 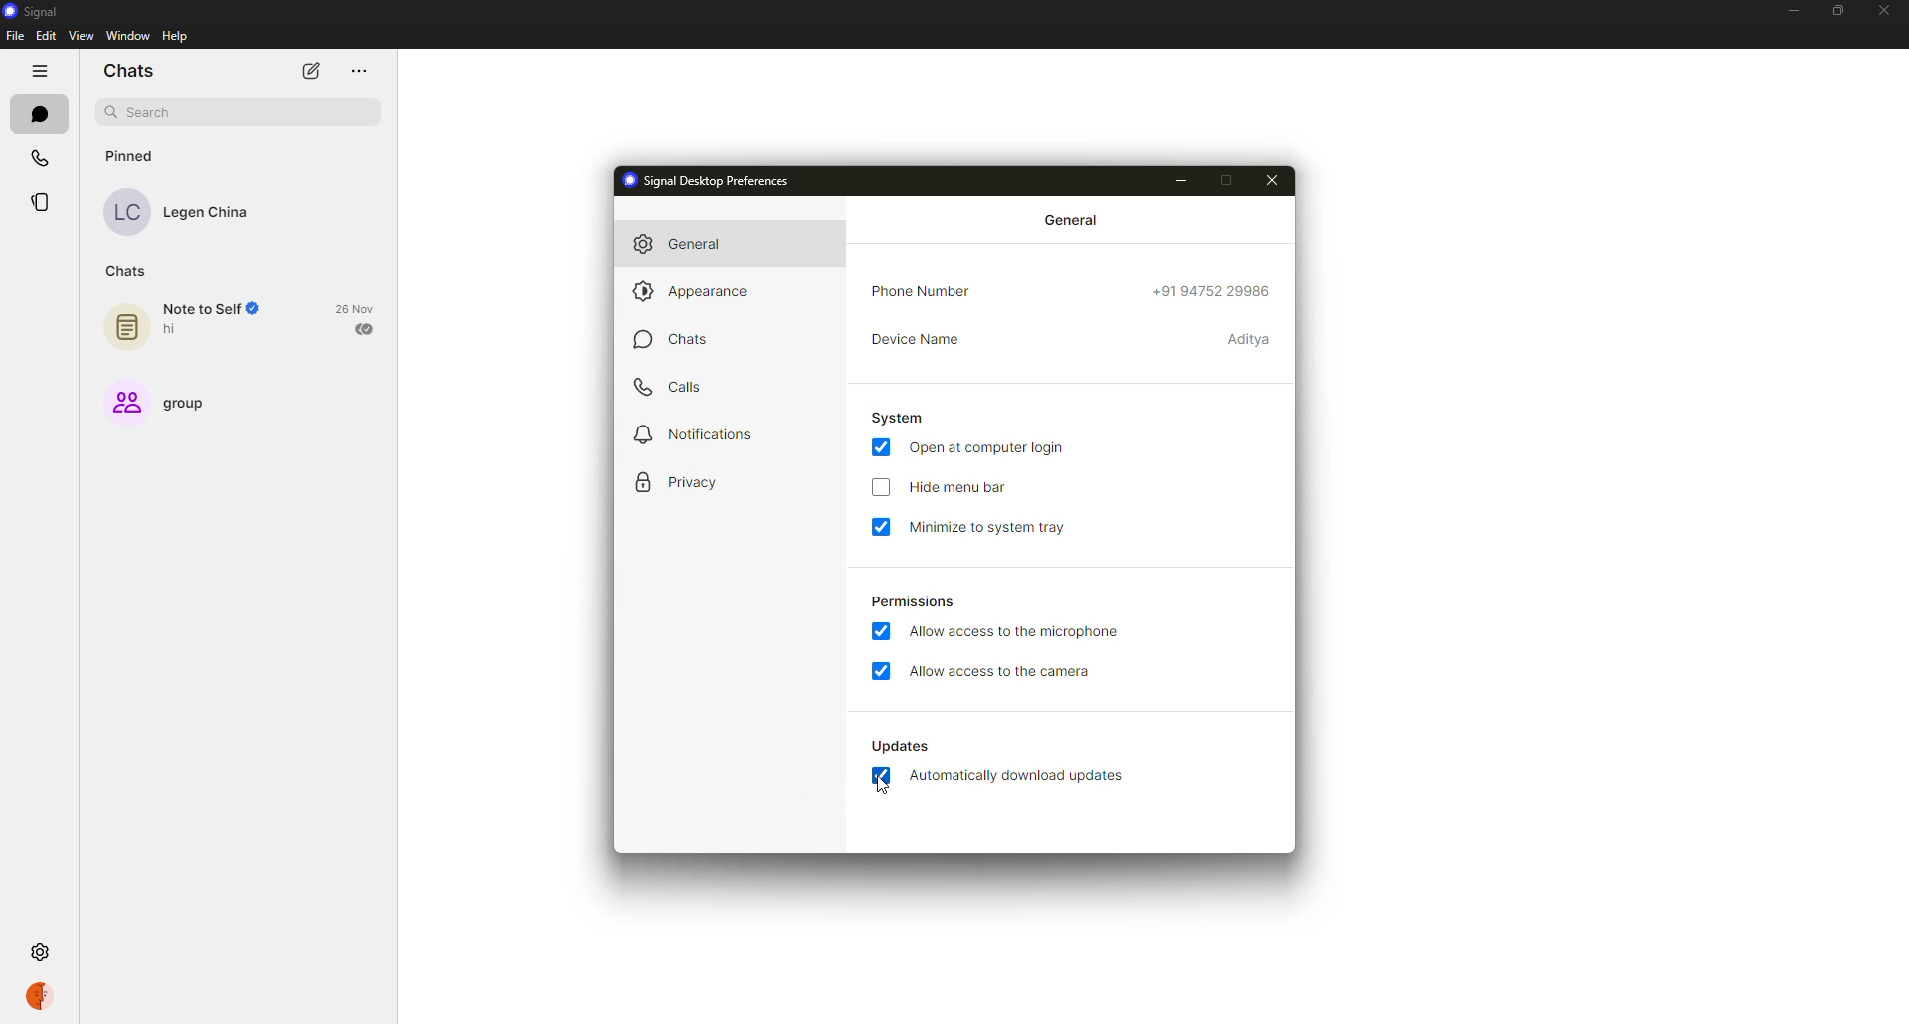 What do you see at coordinates (1014, 631) in the screenshot?
I see `allow access to microphone` at bounding box center [1014, 631].